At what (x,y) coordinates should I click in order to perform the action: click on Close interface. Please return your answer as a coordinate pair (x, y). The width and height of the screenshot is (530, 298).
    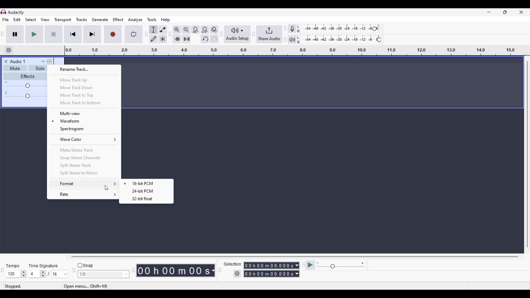
    Looking at the image, I should click on (521, 12).